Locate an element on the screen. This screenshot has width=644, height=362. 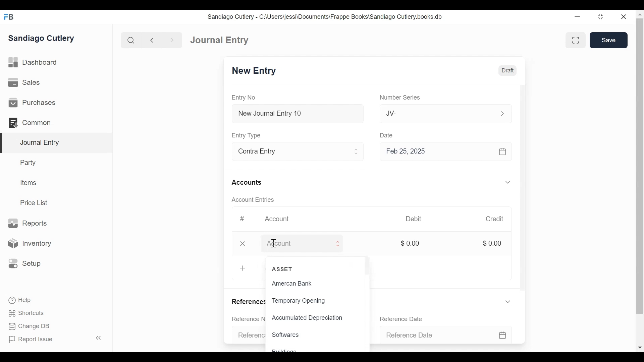
ASSET is located at coordinates (283, 268).